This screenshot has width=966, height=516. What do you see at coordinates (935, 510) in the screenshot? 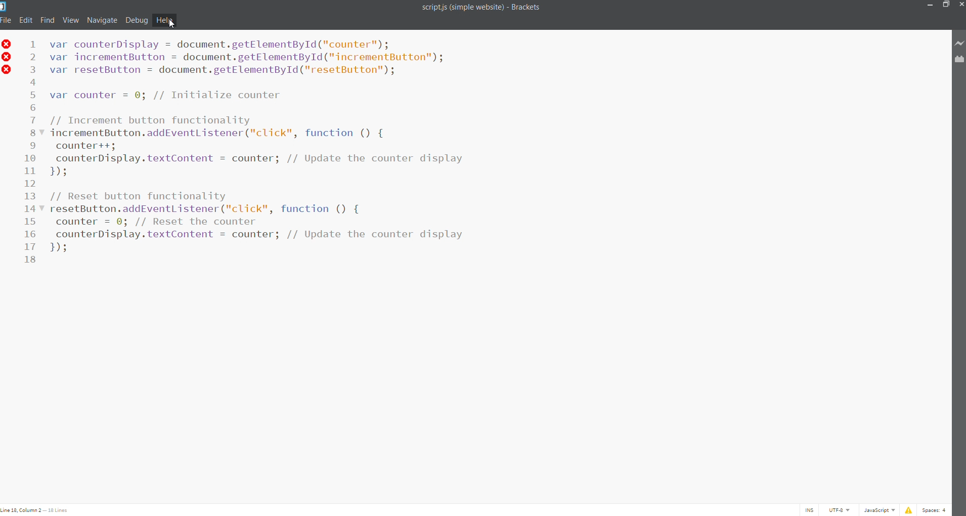
I see `space count ` at bounding box center [935, 510].